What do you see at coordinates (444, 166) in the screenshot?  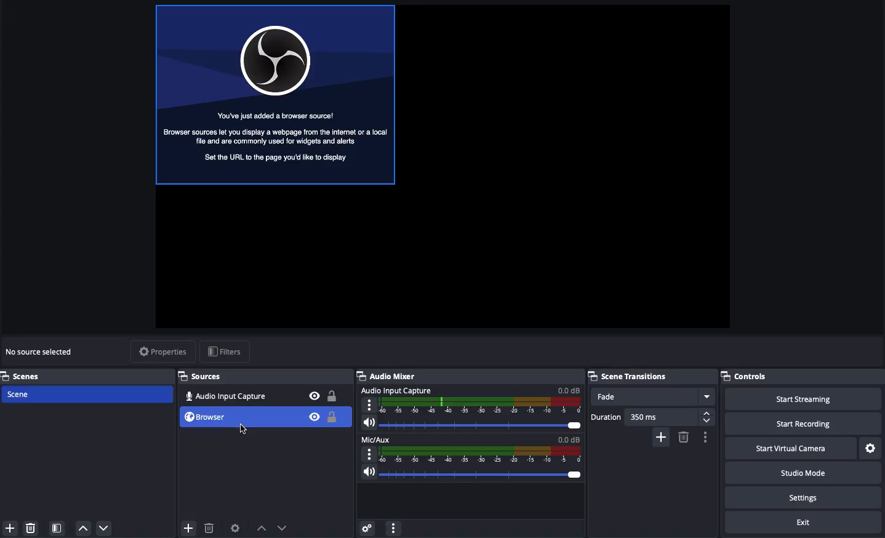 I see `Screen` at bounding box center [444, 166].